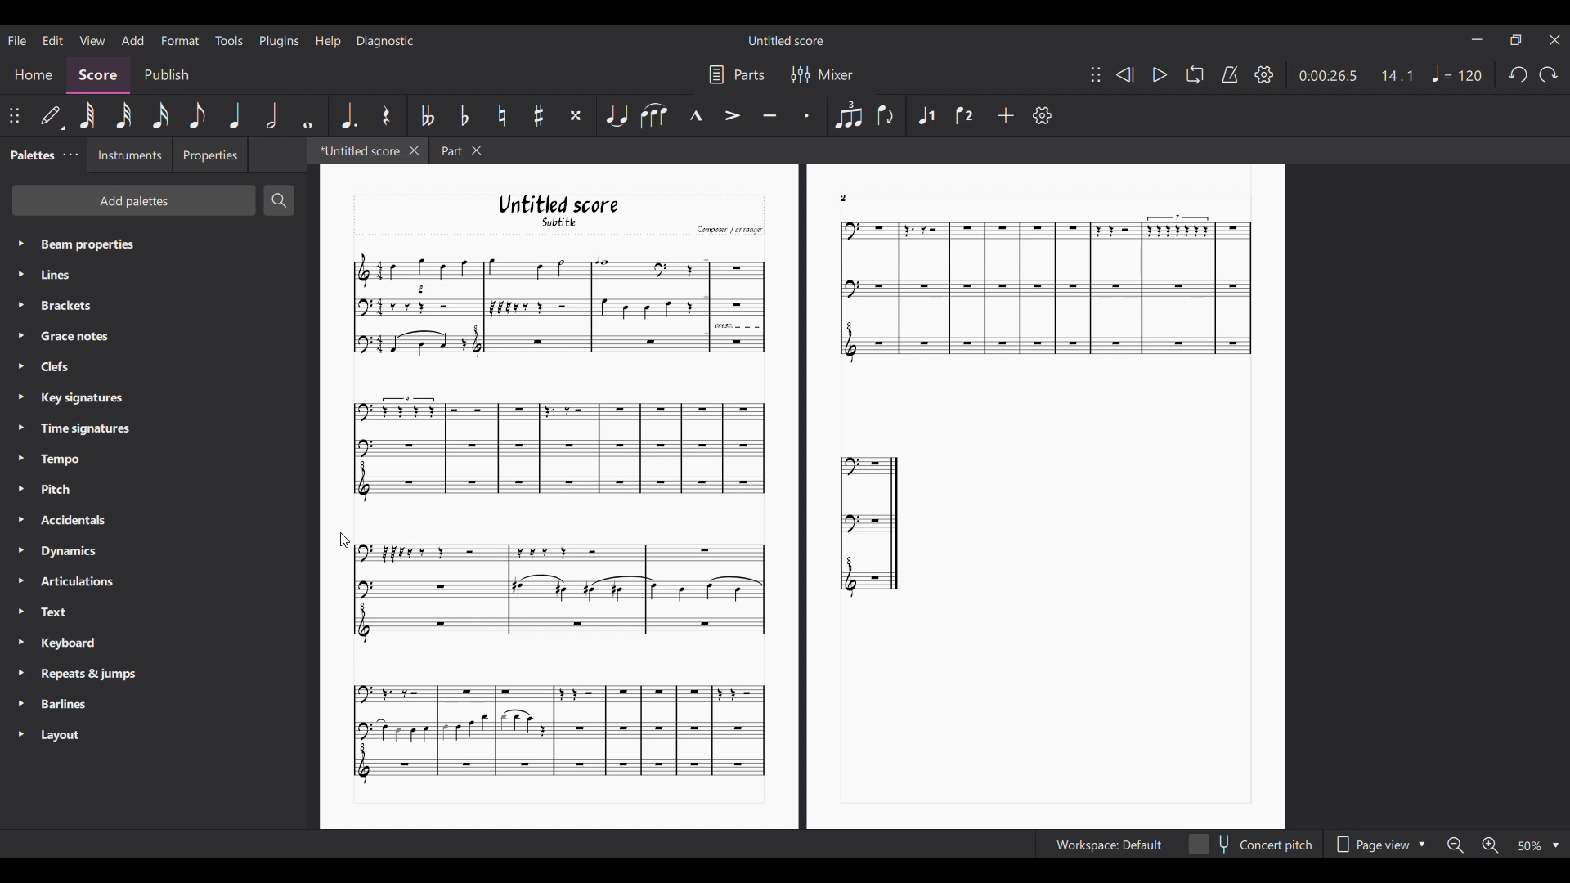 The width and height of the screenshot is (1570, 883). I want to click on Concert pitch, so click(1250, 845).